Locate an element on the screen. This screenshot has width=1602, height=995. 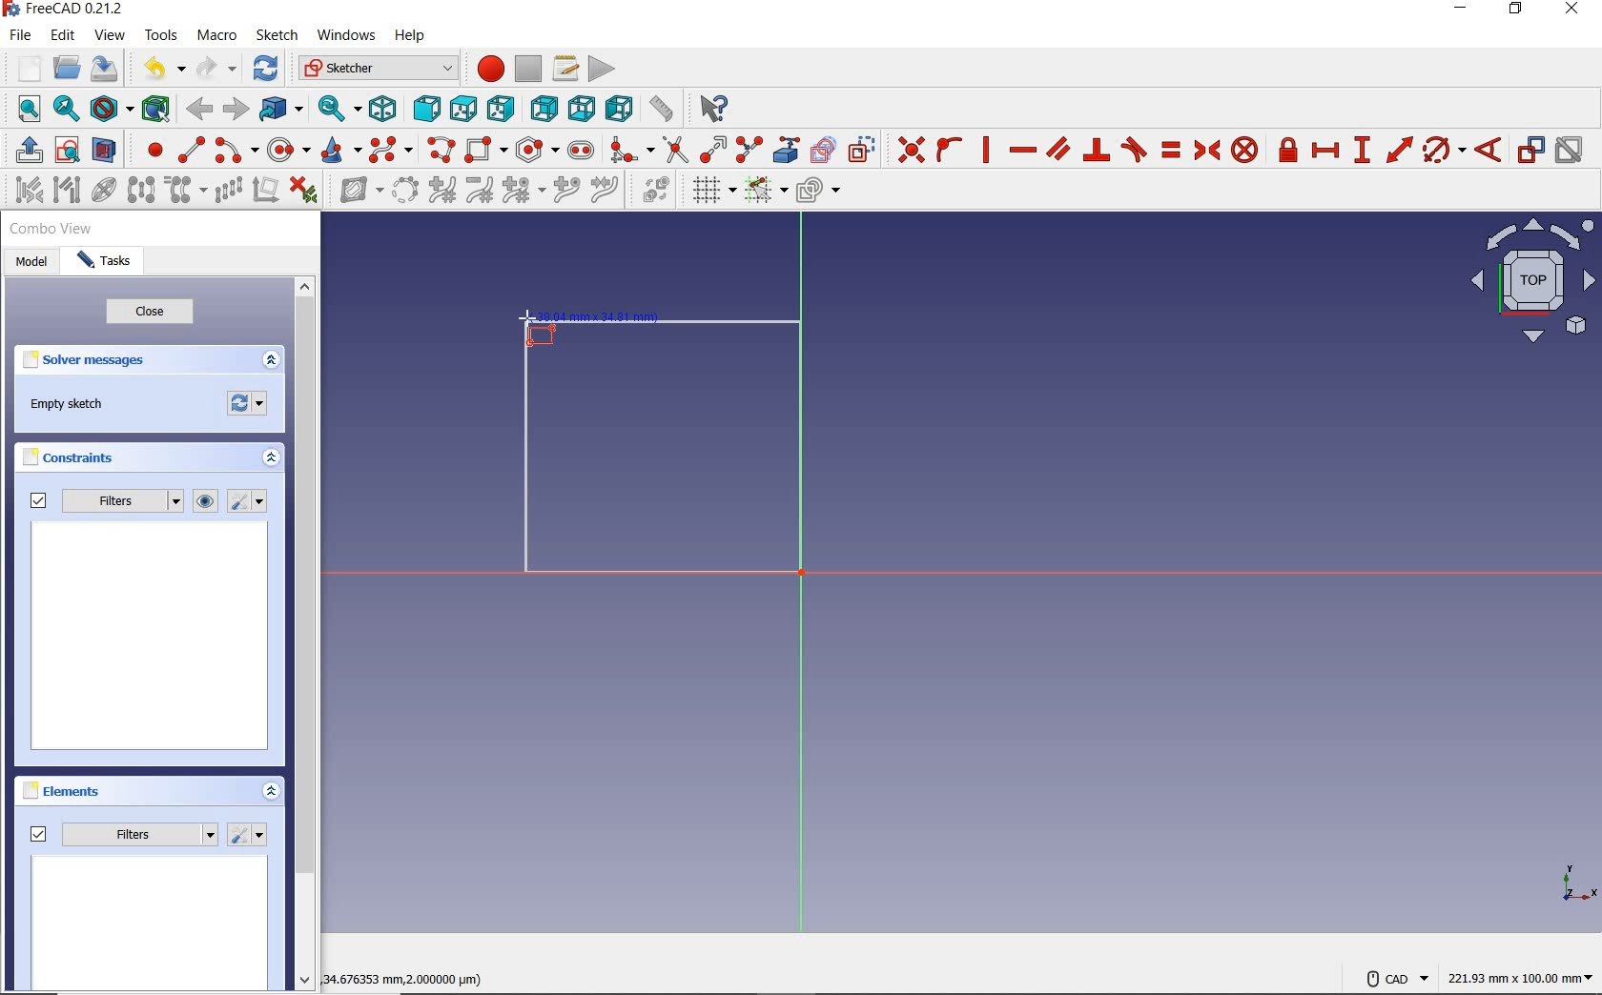
constrain horizontally is located at coordinates (1022, 151).